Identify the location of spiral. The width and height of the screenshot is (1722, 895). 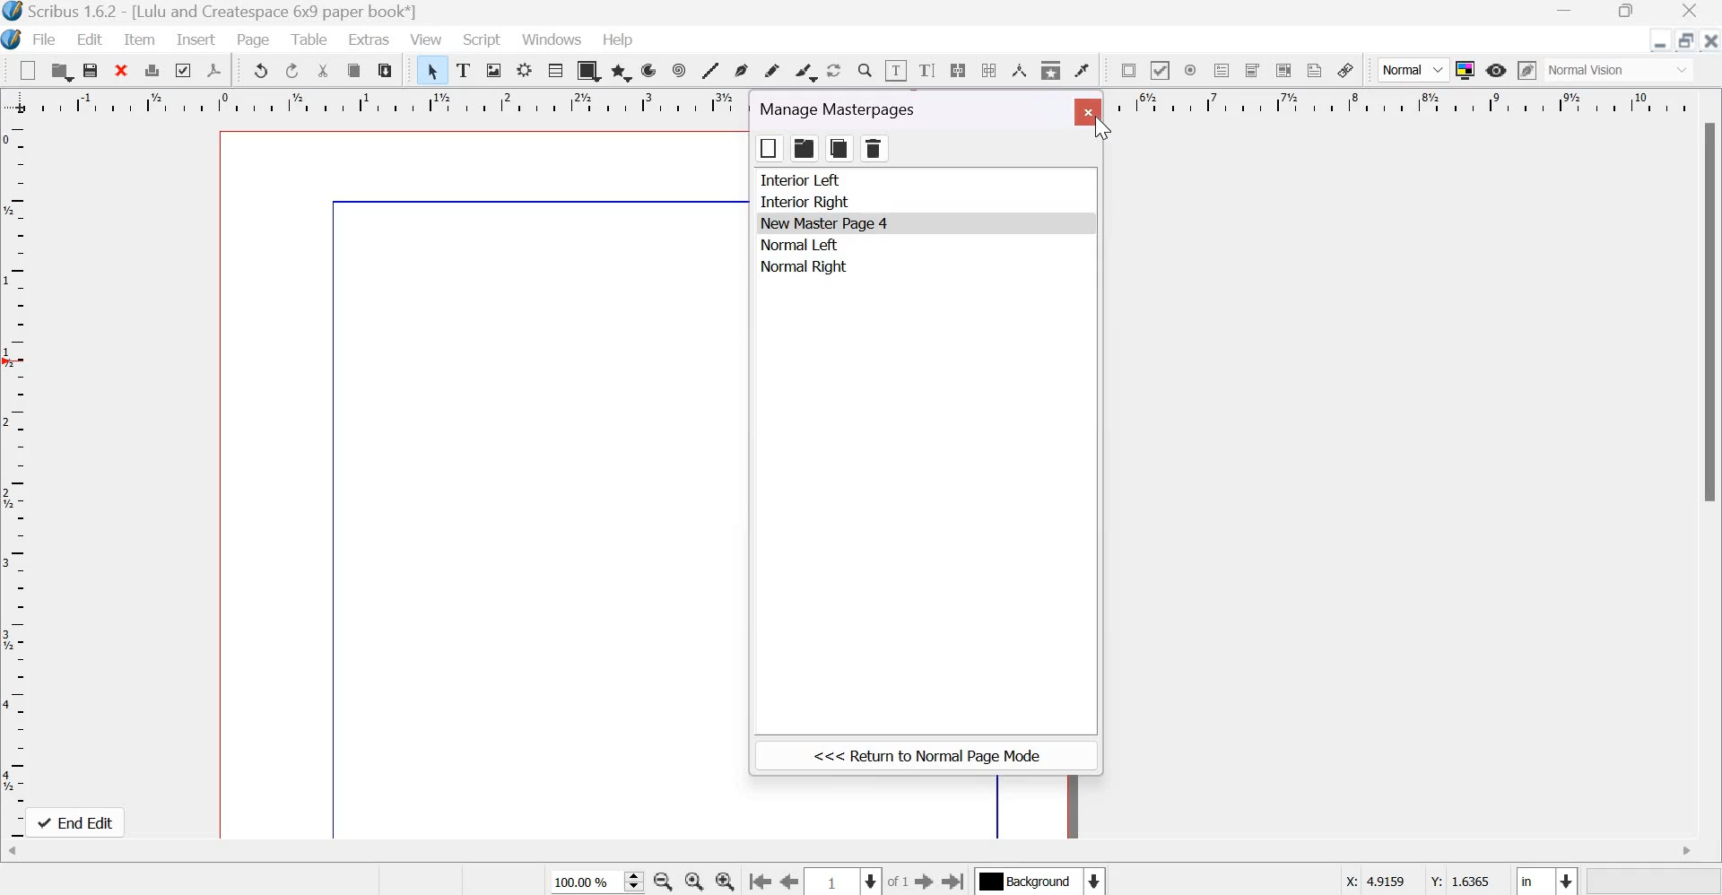
(680, 70).